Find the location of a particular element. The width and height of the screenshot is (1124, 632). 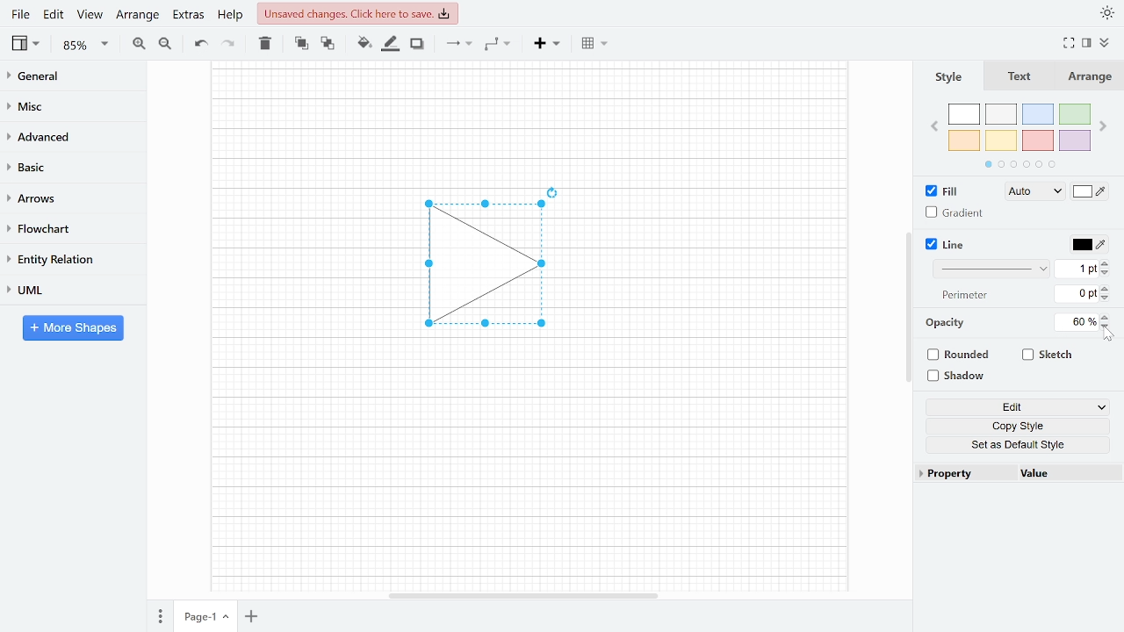

Gradient is located at coordinates (955, 212).